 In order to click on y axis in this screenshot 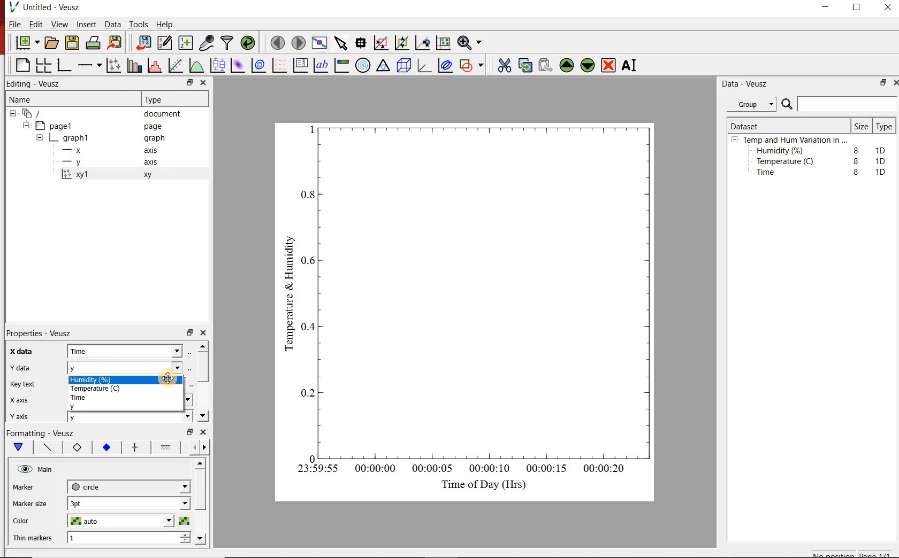, I will do `click(27, 415)`.